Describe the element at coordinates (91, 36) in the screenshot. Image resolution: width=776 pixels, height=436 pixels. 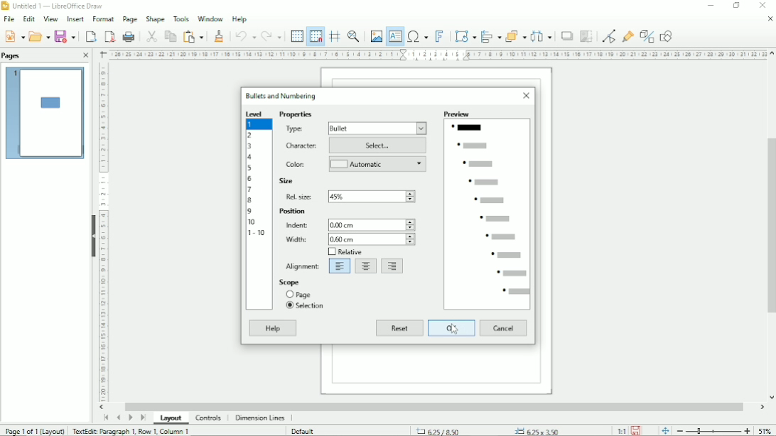
I see `export` at that location.